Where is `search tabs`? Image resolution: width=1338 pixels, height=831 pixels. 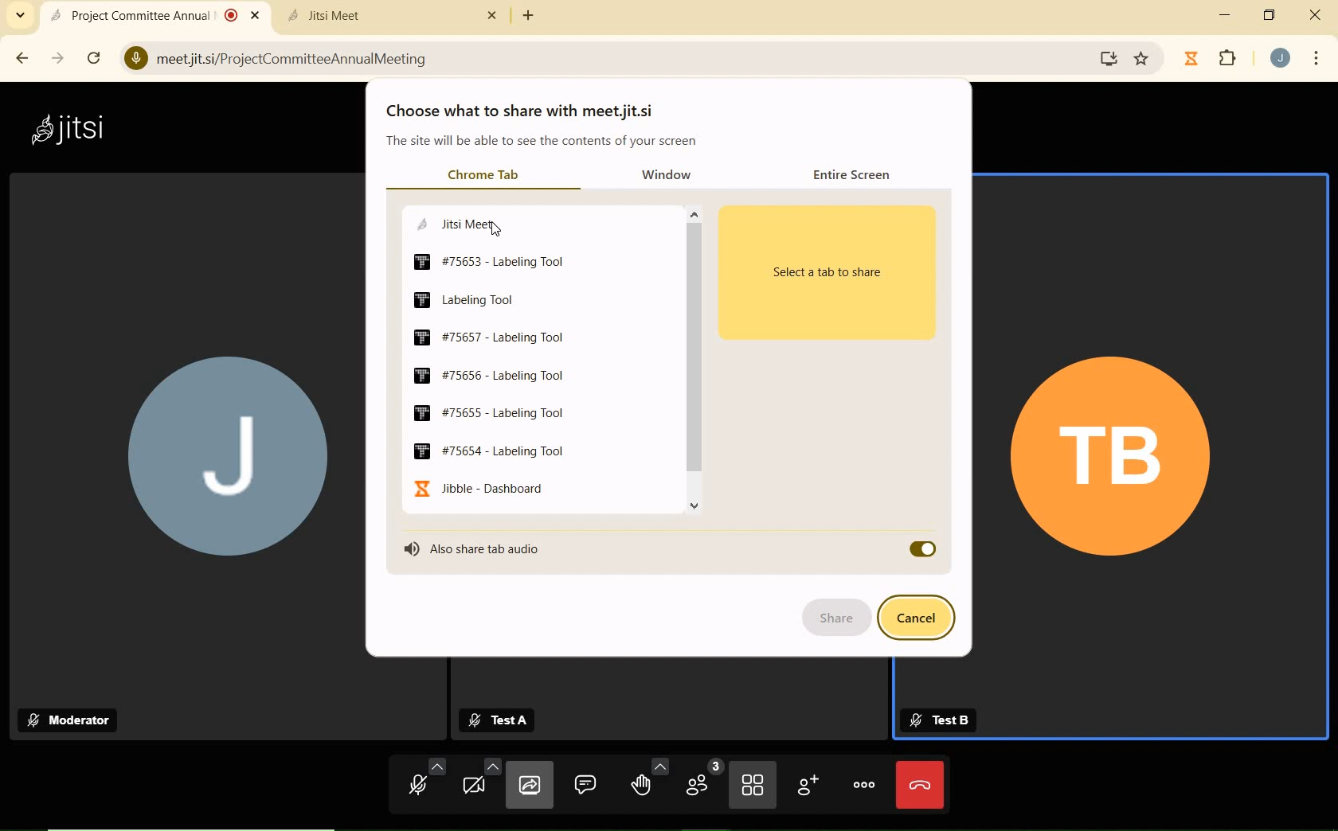 search tabs is located at coordinates (22, 17).